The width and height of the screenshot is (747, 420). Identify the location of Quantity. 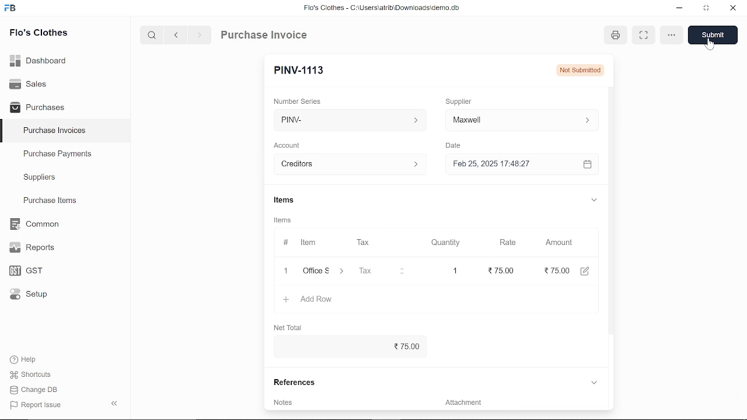
(447, 242).